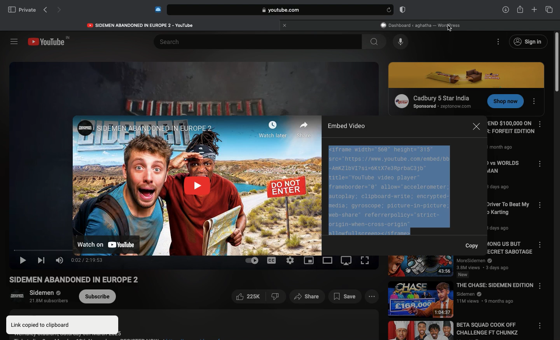 The image size is (560, 340). What do you see at coordinates (534, 10) in the screenshot?
I see `New tab` at bounding box center [534, 10].